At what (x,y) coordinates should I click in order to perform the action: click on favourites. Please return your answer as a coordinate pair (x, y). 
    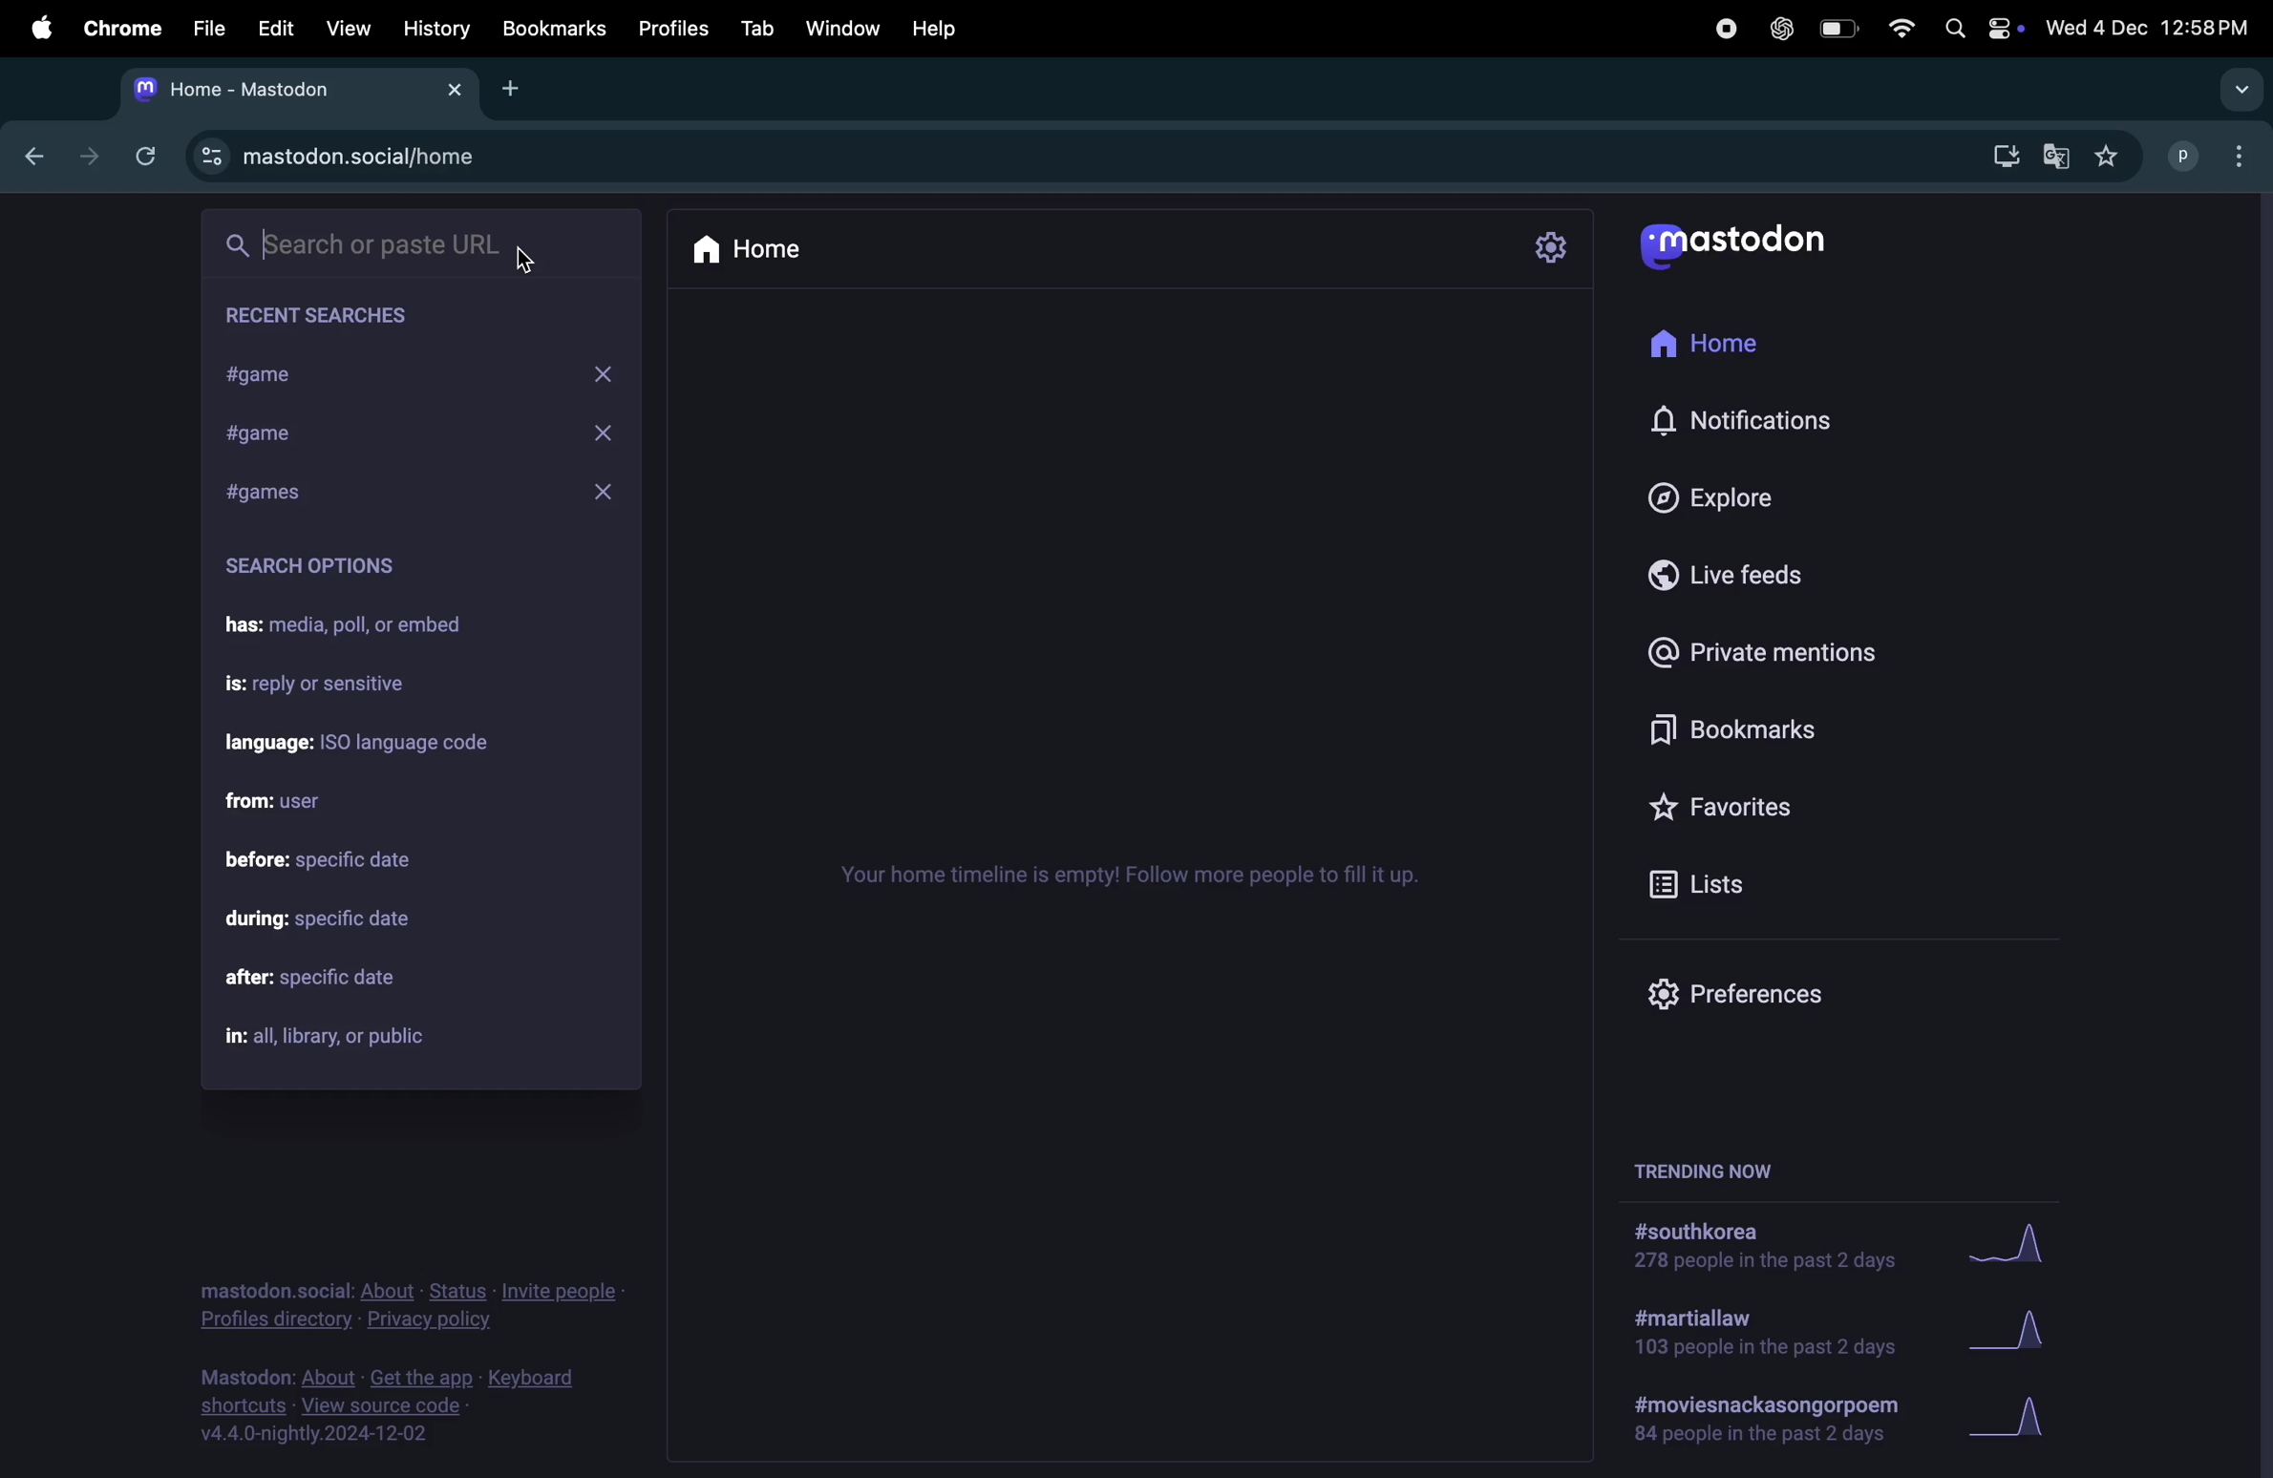
    Looking at the image, I should click on (2113, 154).